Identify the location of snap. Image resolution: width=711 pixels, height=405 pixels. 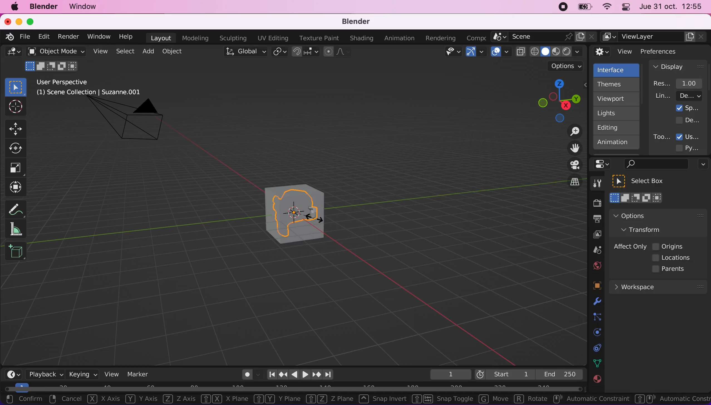
(306, 52).